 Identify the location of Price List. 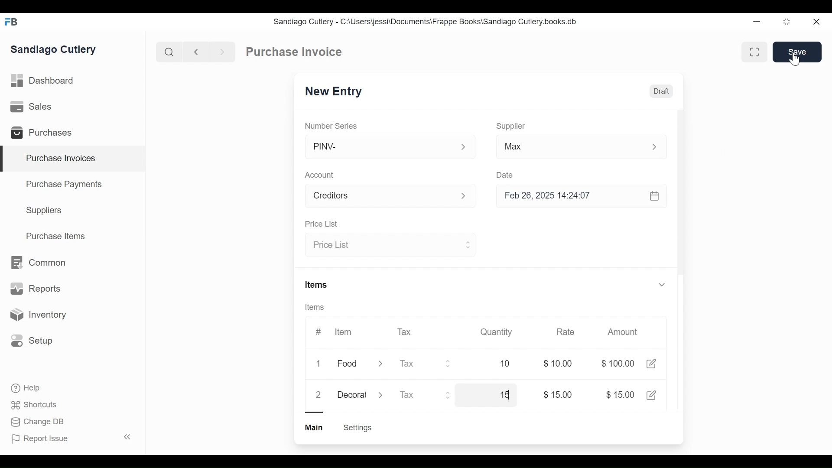
(382, 245).